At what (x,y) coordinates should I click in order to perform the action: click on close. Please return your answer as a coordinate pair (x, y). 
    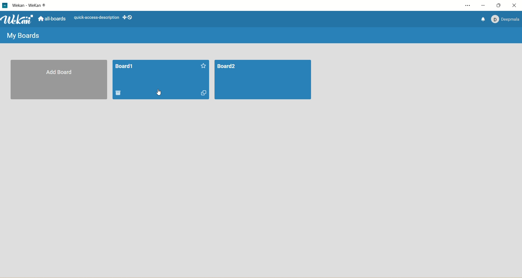
    Looking at the image, I should click on (514, 5).